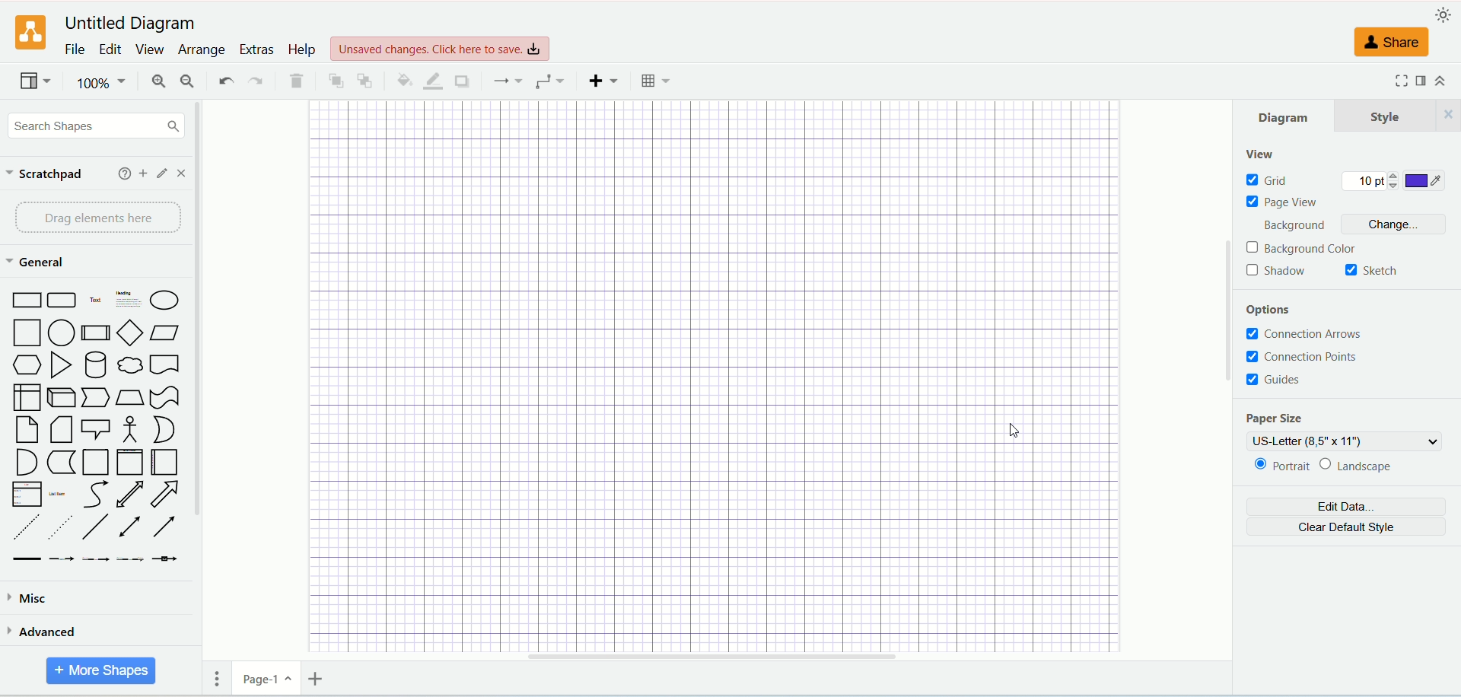 This screenshot has width=1461, height=697. I want to click on connection point, so click(1316, 358).